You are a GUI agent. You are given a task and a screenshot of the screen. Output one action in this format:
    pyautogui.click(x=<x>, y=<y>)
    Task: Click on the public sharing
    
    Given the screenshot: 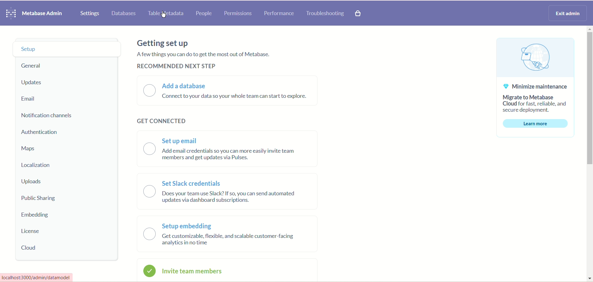 What is the action you would take?
    pyautogui.click(x=39, y=197)
    